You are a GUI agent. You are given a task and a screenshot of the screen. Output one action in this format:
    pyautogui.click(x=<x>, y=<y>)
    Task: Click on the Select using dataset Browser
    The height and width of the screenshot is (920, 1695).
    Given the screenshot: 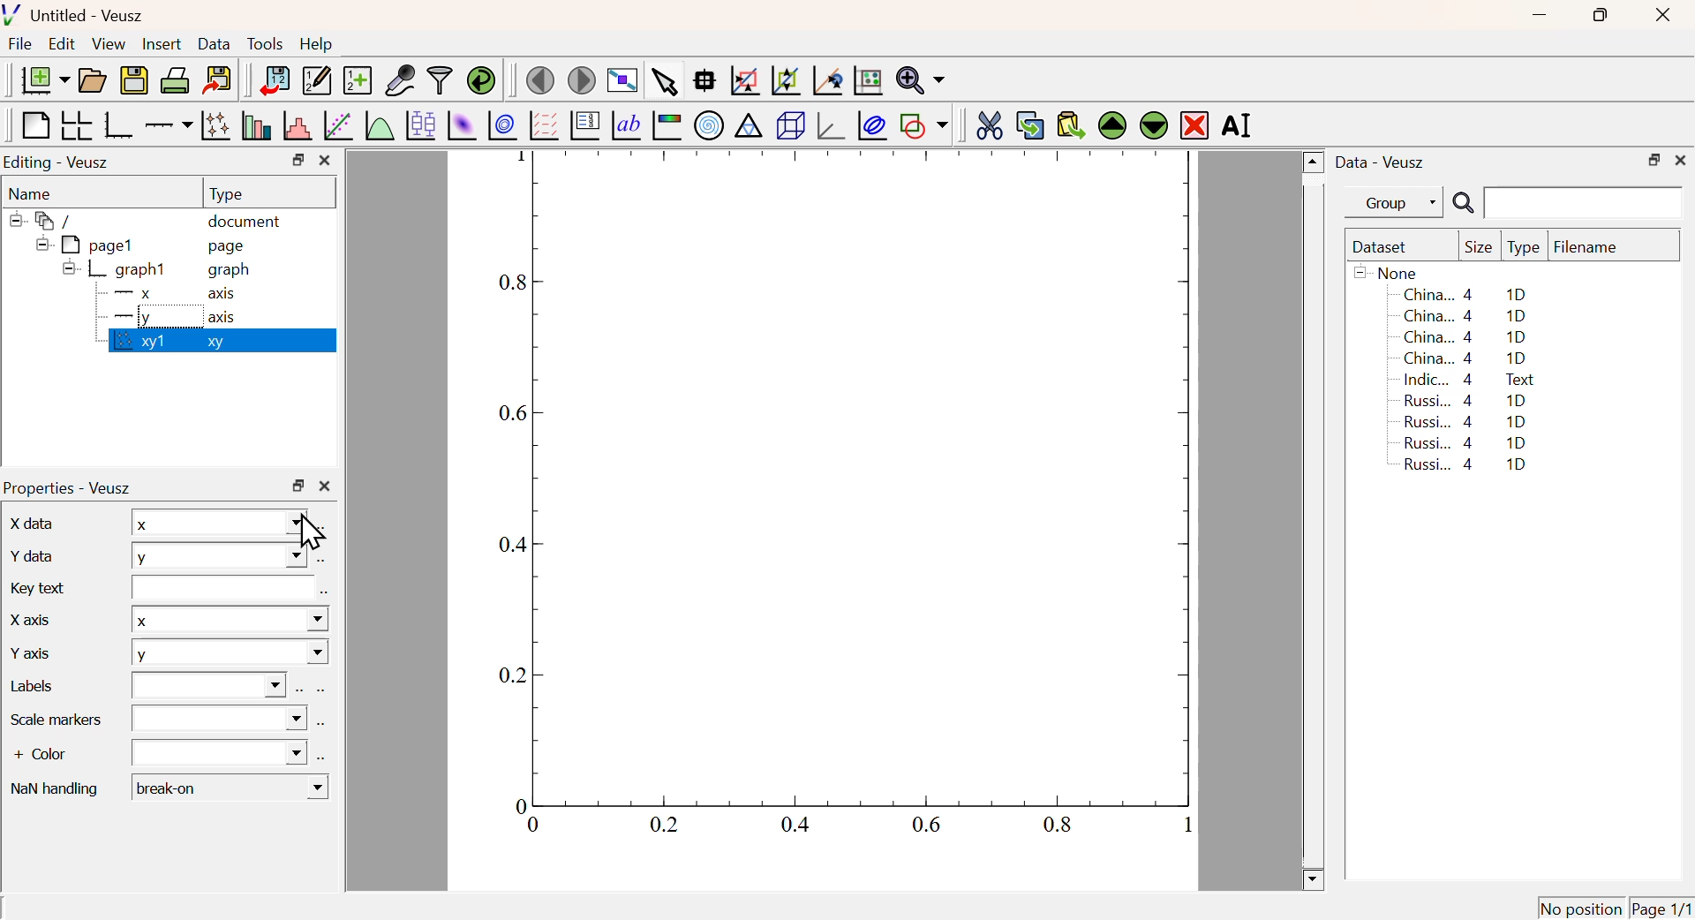 What is the action you would take?
    pyautogui.click(x=322, y=728)
    